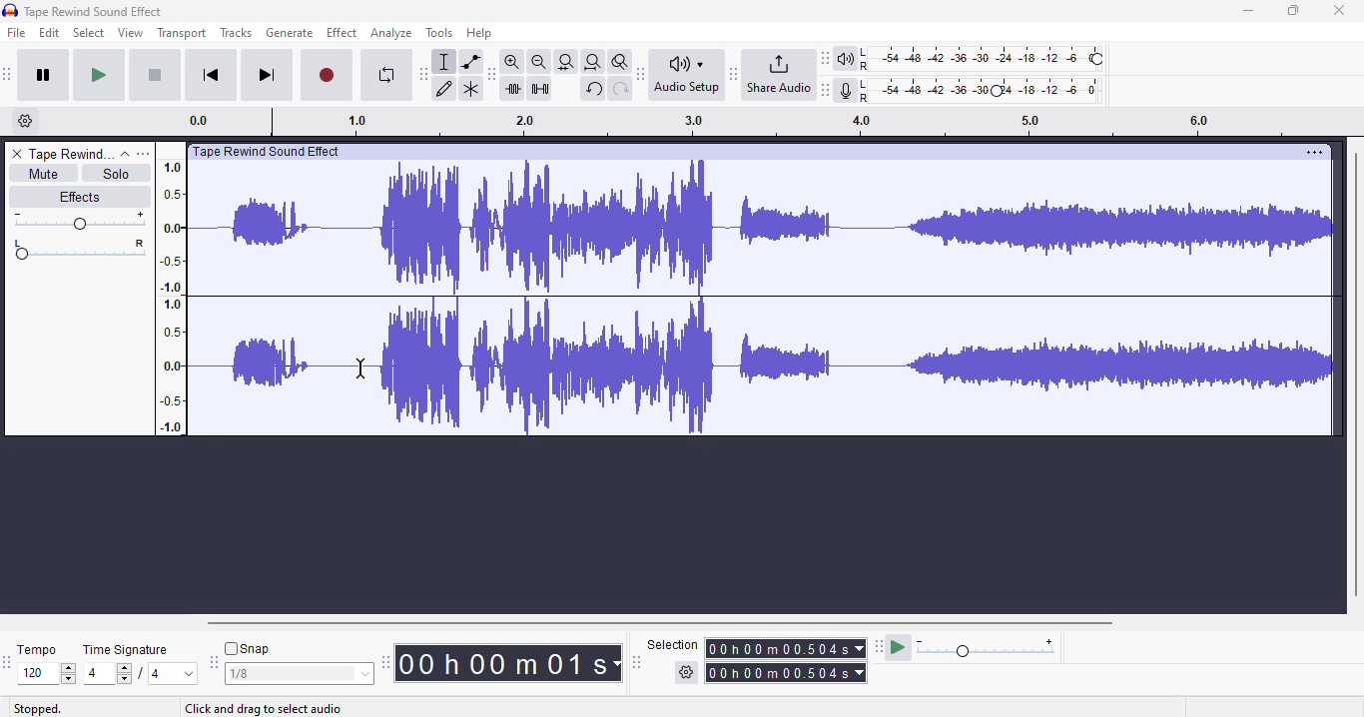 The width and height of the screenshot is (1364, 717). What do you see at coordinates (79, 196) in the screenshot?
I see `effects` at bounding box center [79, 196].